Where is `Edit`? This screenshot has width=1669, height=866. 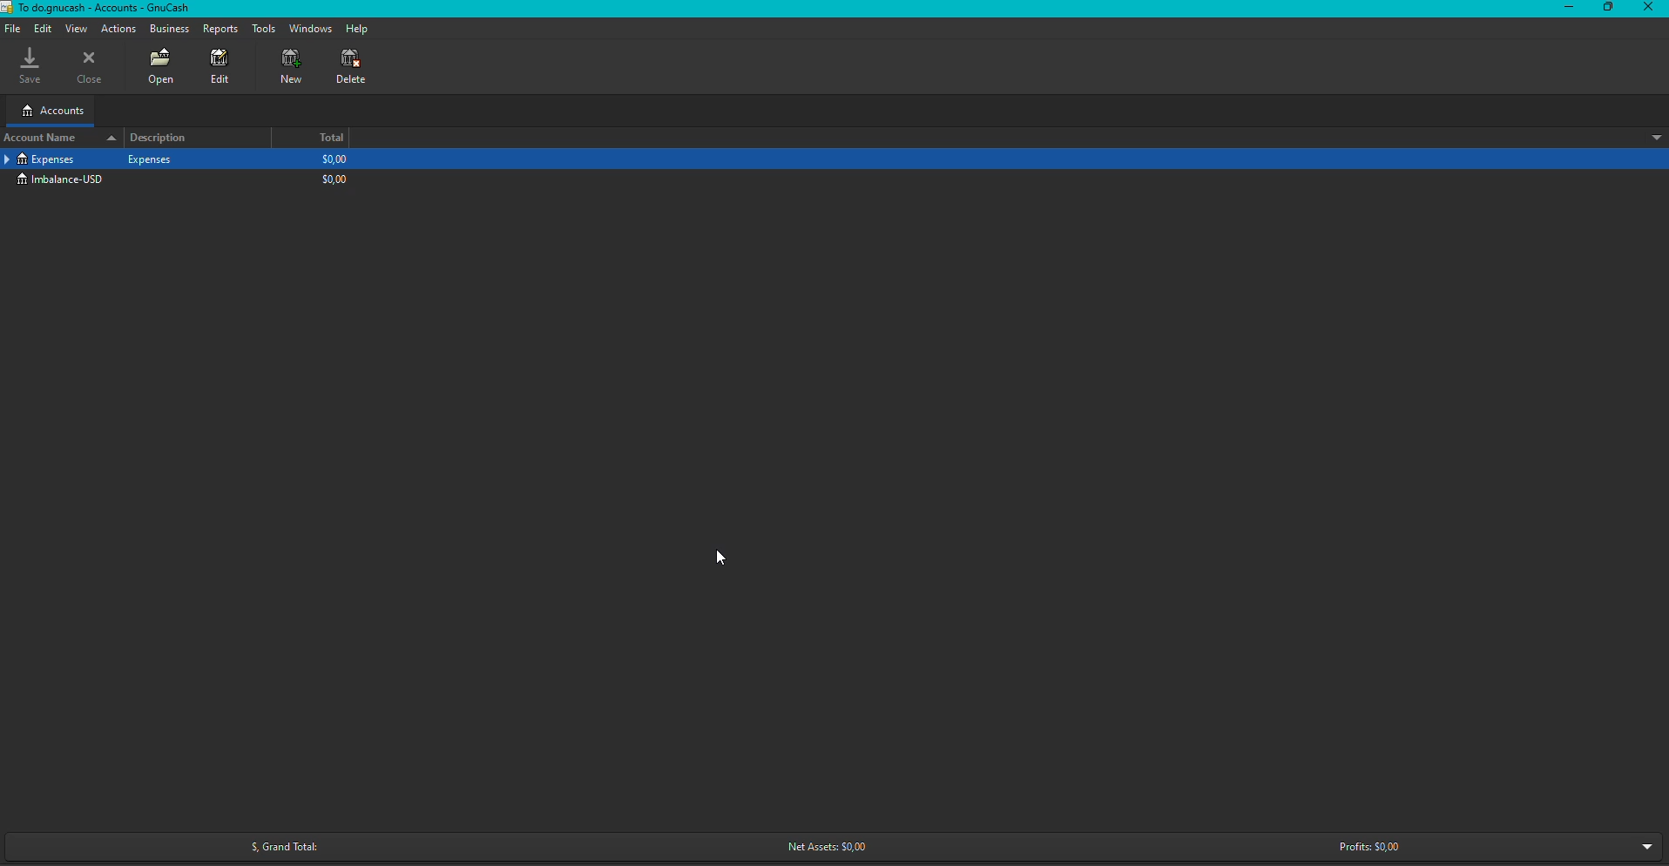 Edit is located at coordinates (44, 29).